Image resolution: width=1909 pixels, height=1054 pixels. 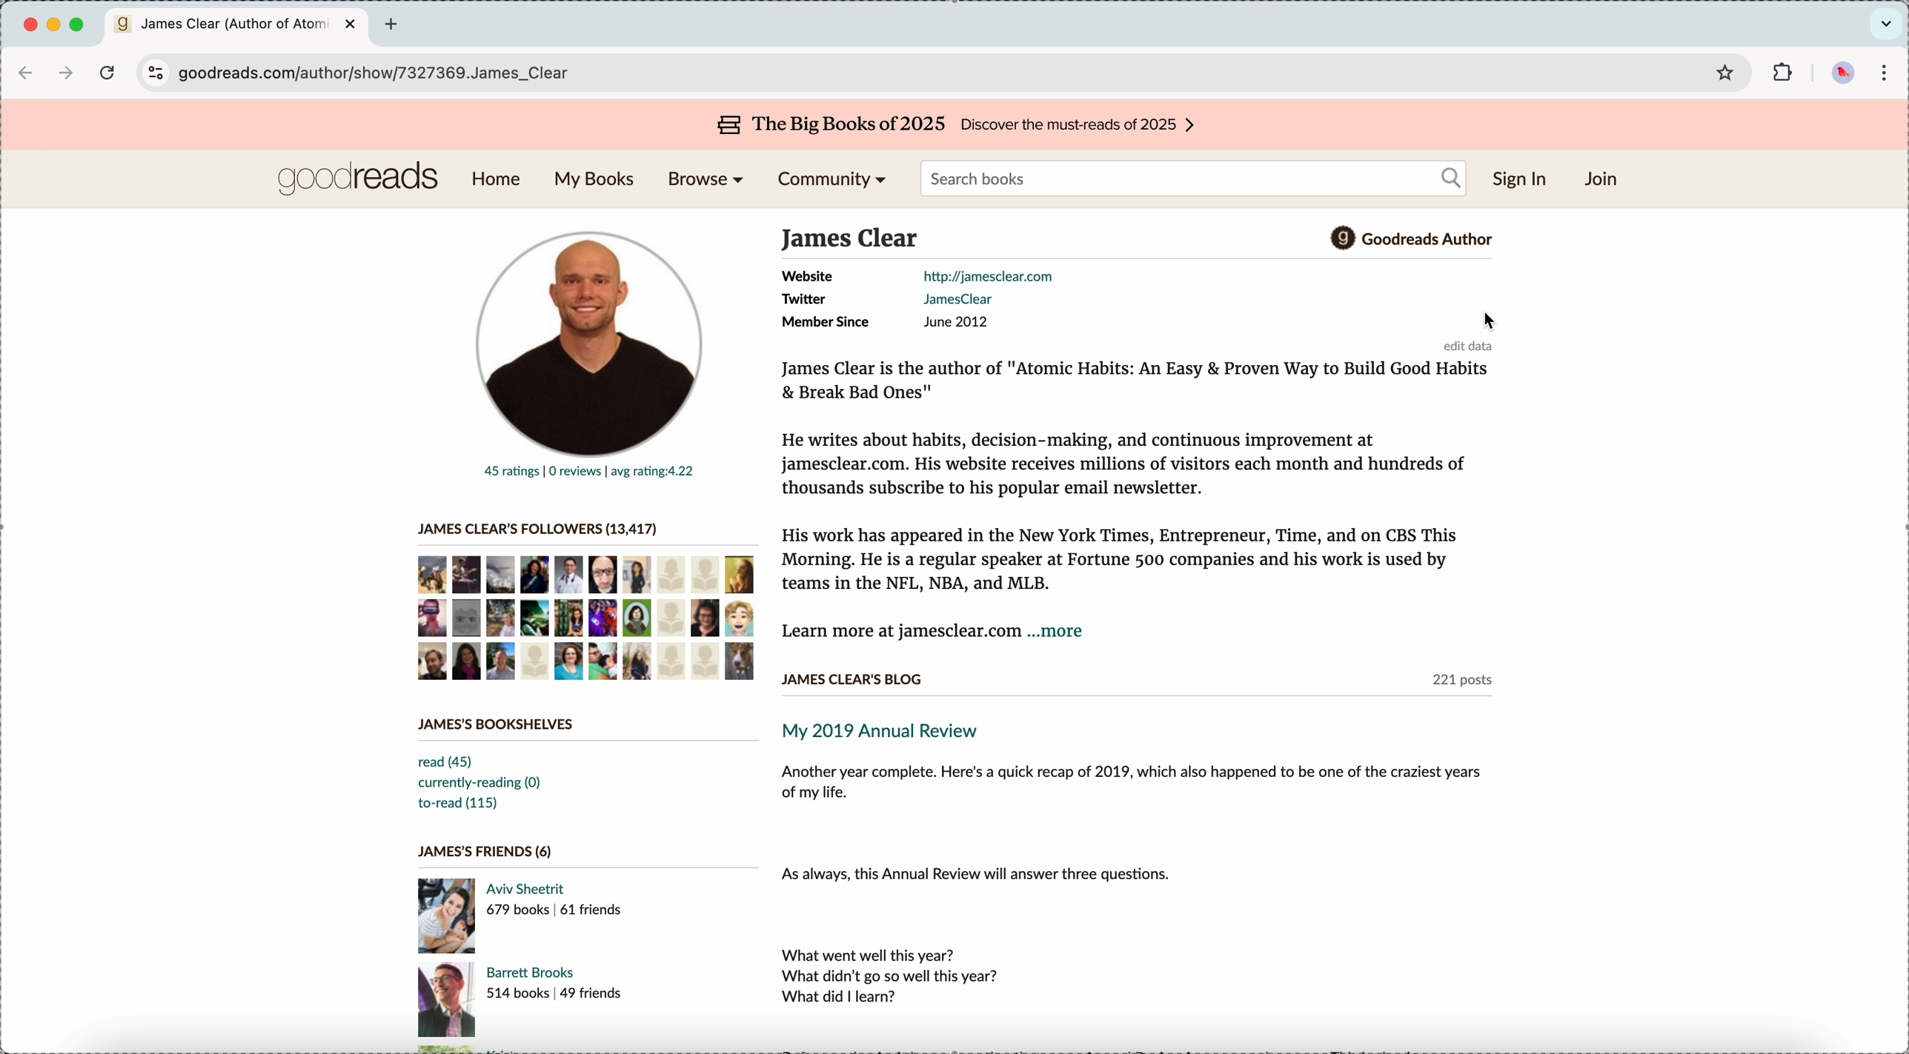 What do you see at coordinates (499, 724) in the screenshot?
I see `James Booksheves` at bounding box center [499, 724].